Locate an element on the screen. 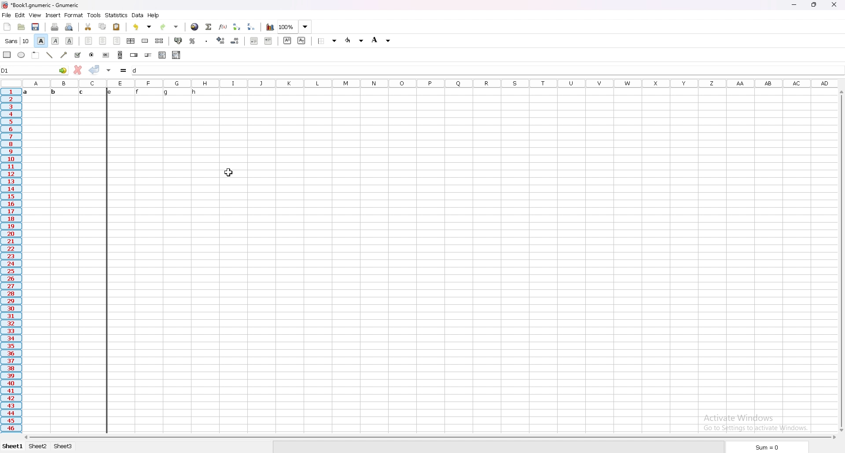 Image resolution: width=845 pixels, height=453 pixels. selected cell is located at coordinates (35, 70).